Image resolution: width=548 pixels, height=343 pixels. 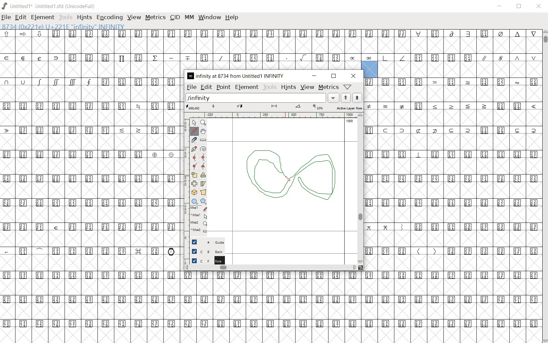 What do you see at coordinates (90, 118) in the screenshot?
I see `empty glyph slots` at bounding box center [90, 118].